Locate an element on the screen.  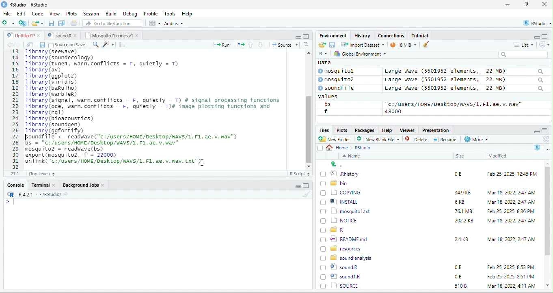
Feb 25, 2025, 8:51 PM is located at coordinates (511, 267).